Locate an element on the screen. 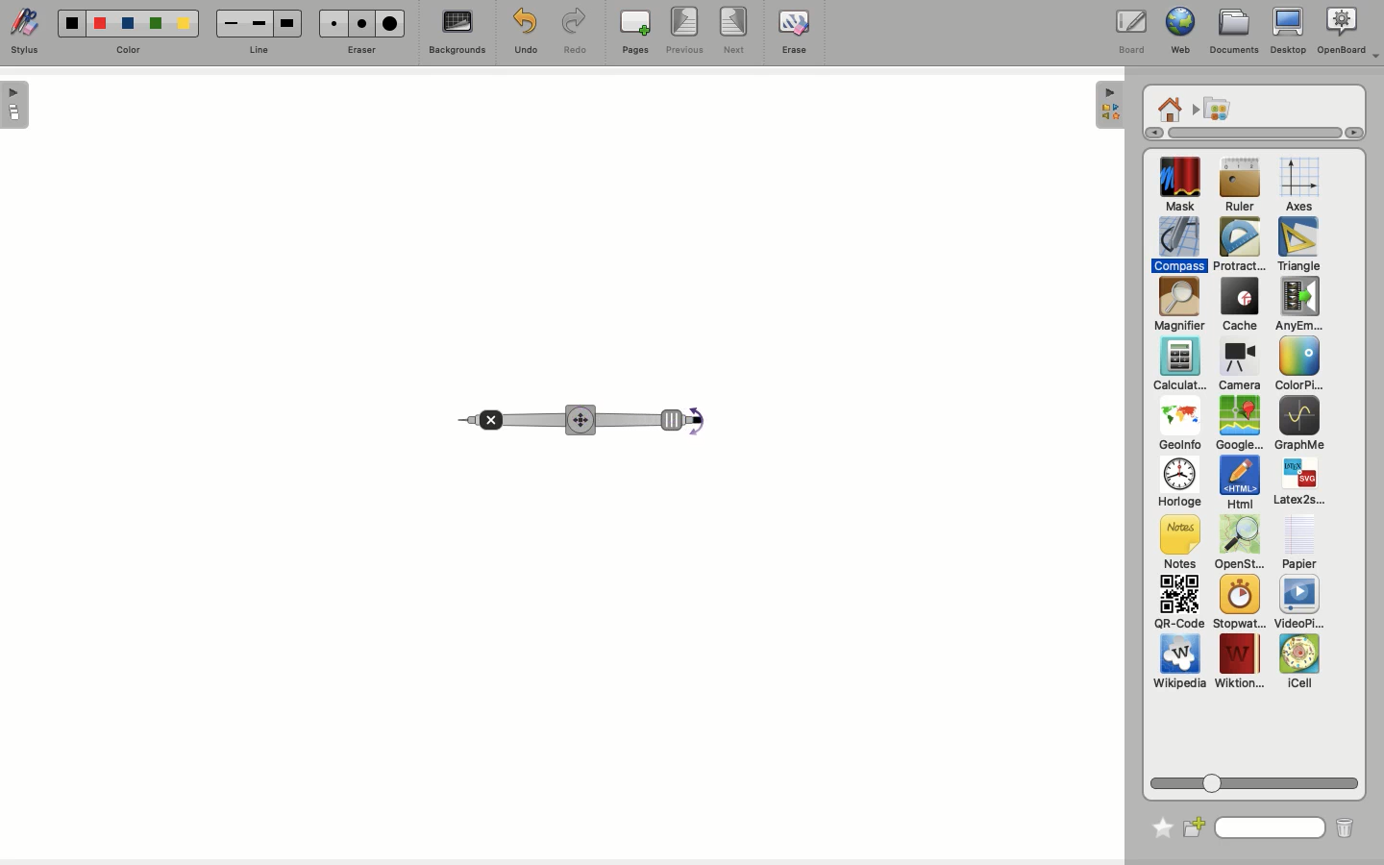 The width and height of the screenshot is (1384, 865). Position is located at coordinates (580, 421).